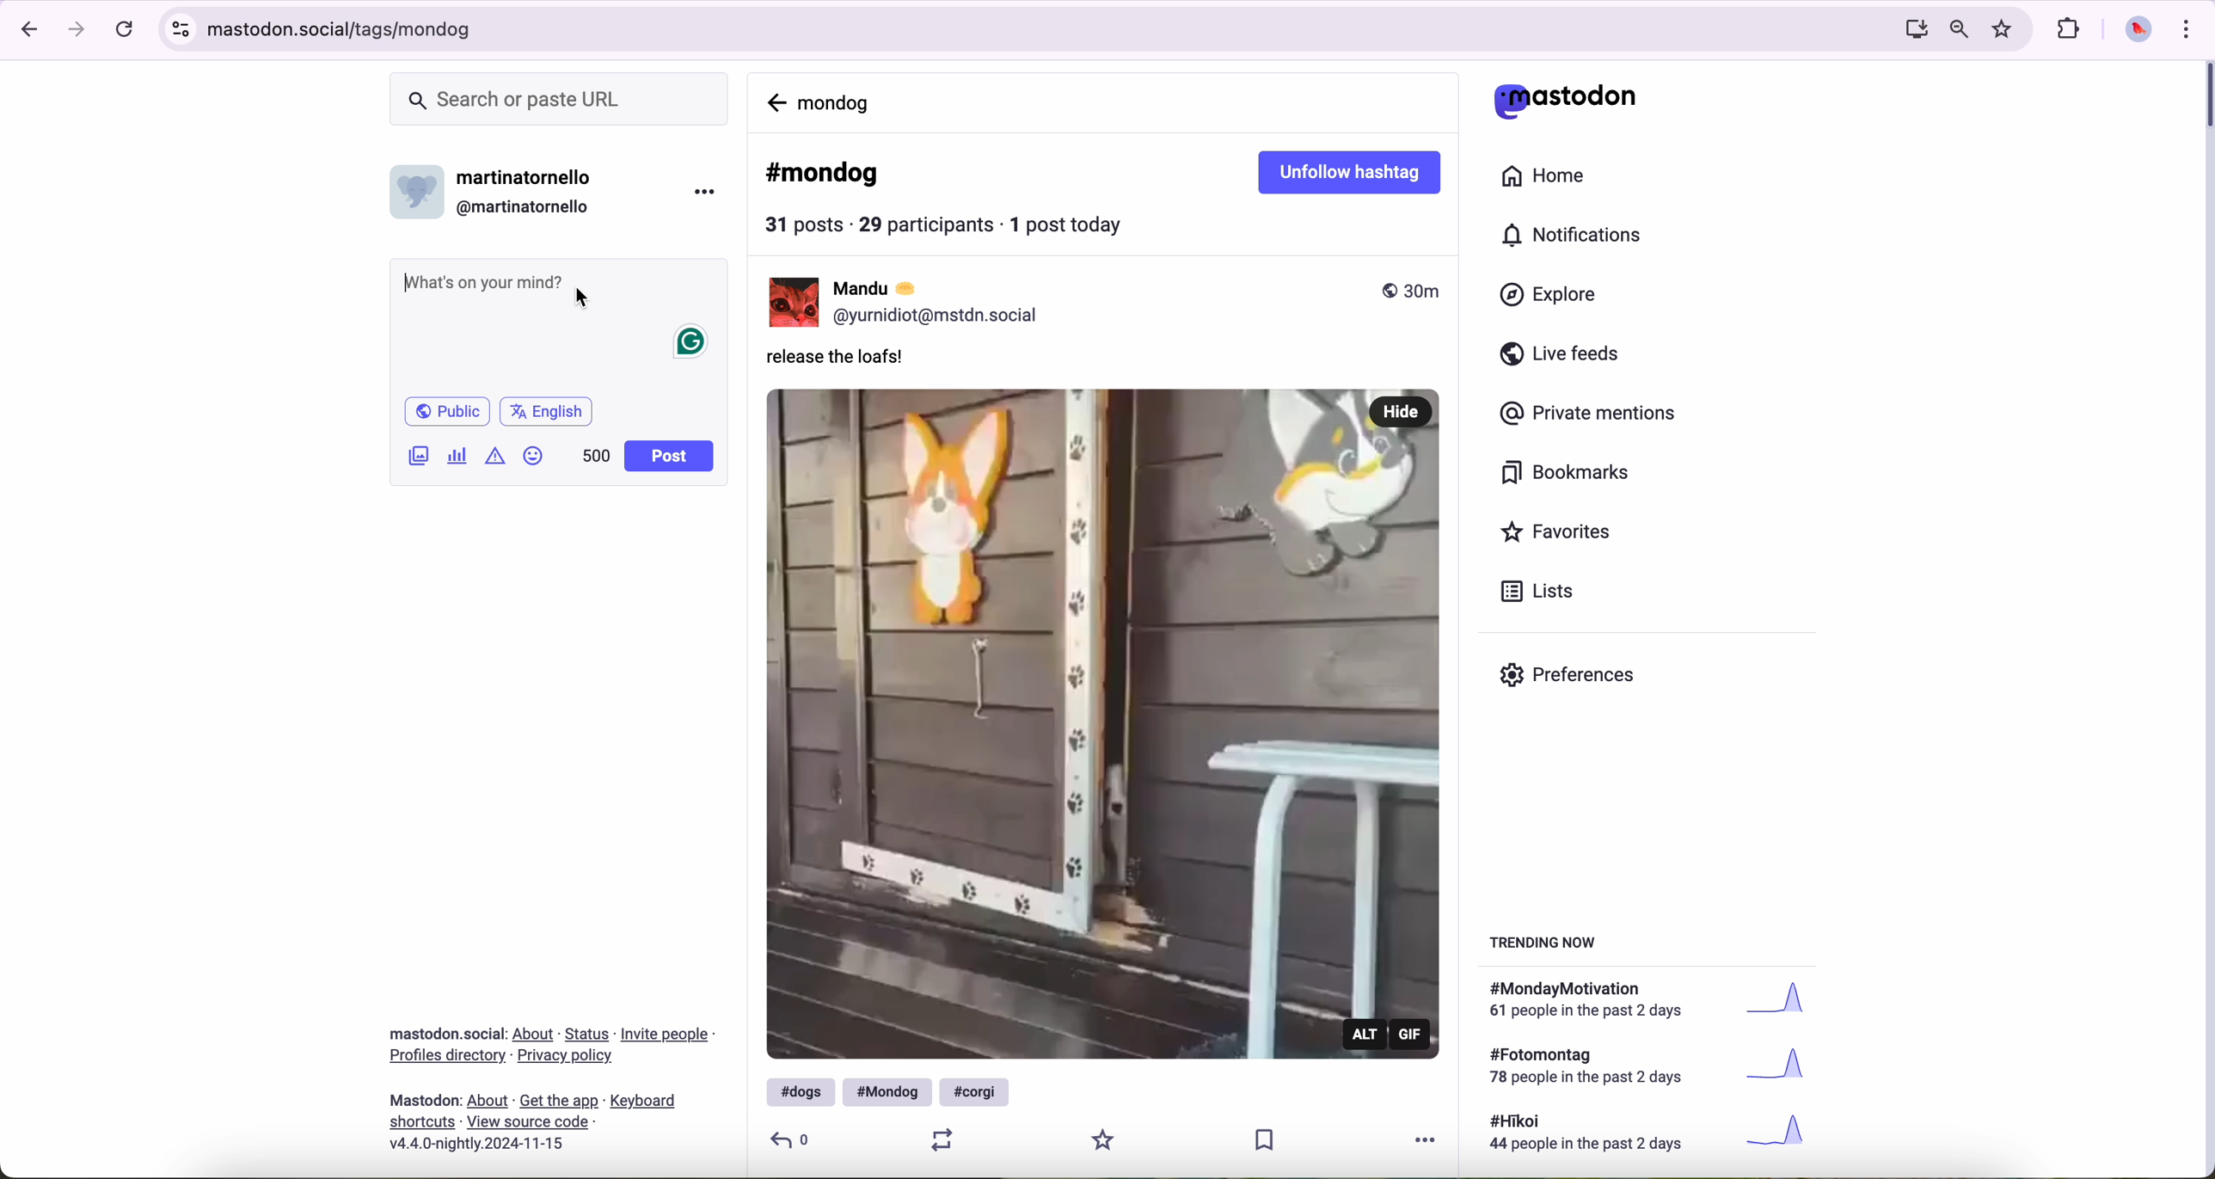 This screenshot has width=2215, height=1179. I want to click on extensions, so click(2070, 30).